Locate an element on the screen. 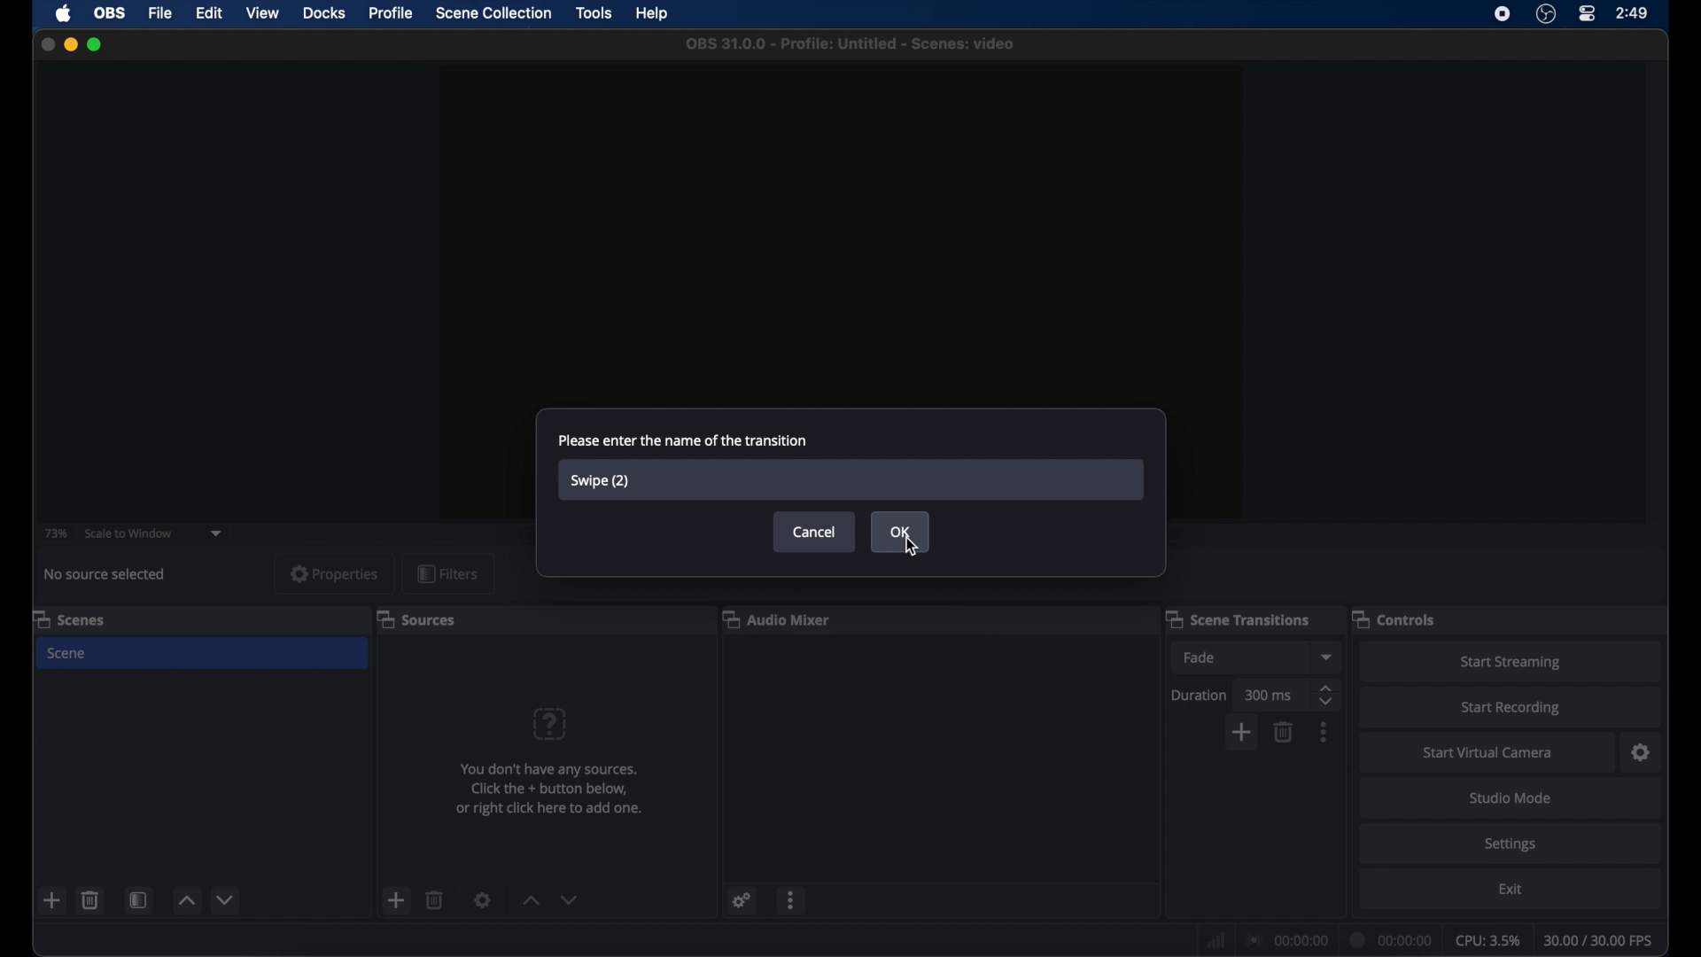 The width and height of the screenshot is (1701, 957). start streaming is located at coordinates (1511, 662).